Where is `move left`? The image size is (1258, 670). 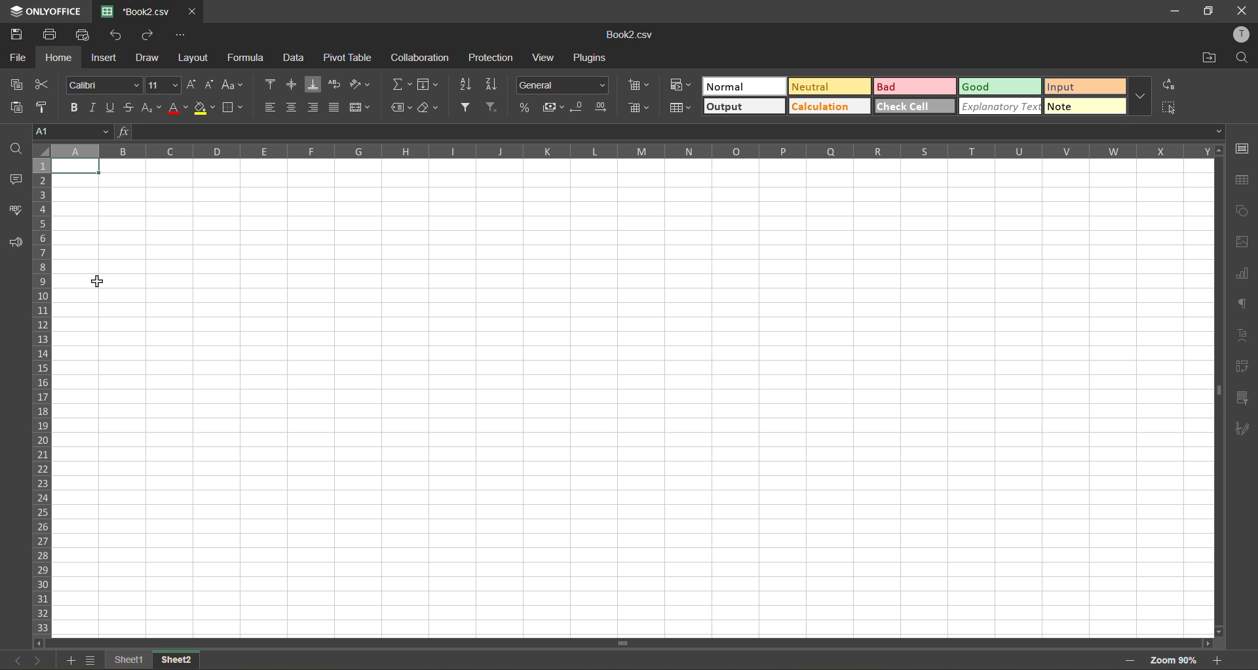
move left is located at coordinates (39, 643).